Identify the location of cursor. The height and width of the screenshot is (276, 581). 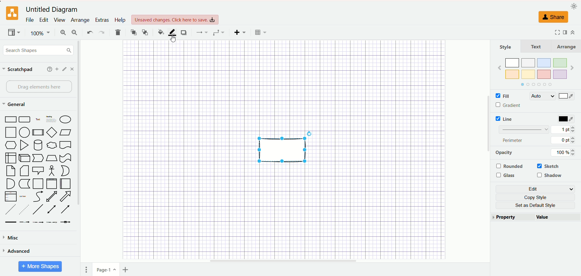
(173, 39).